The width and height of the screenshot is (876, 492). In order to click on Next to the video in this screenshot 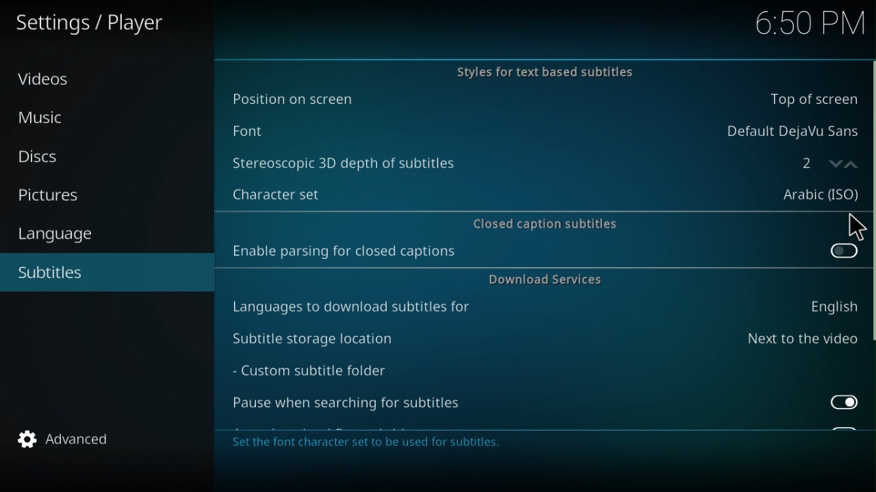, I will do `click(801, 340)`.